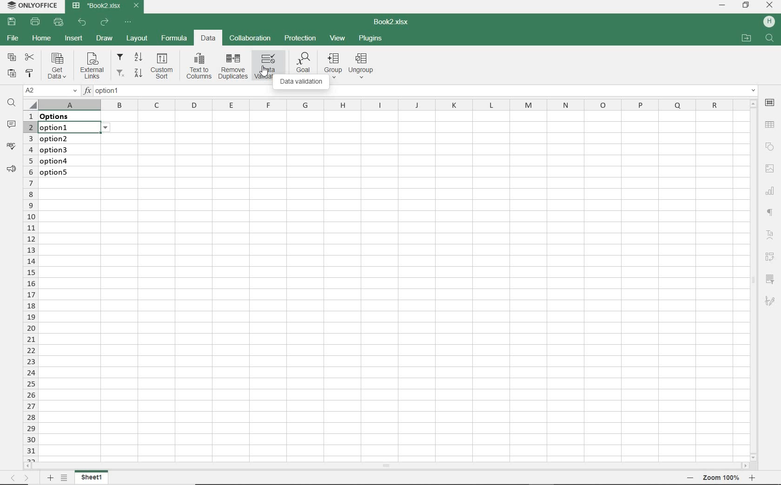  Describe the element at coordinates (56, 66) in the screenshot. I see `Get data` at that location.